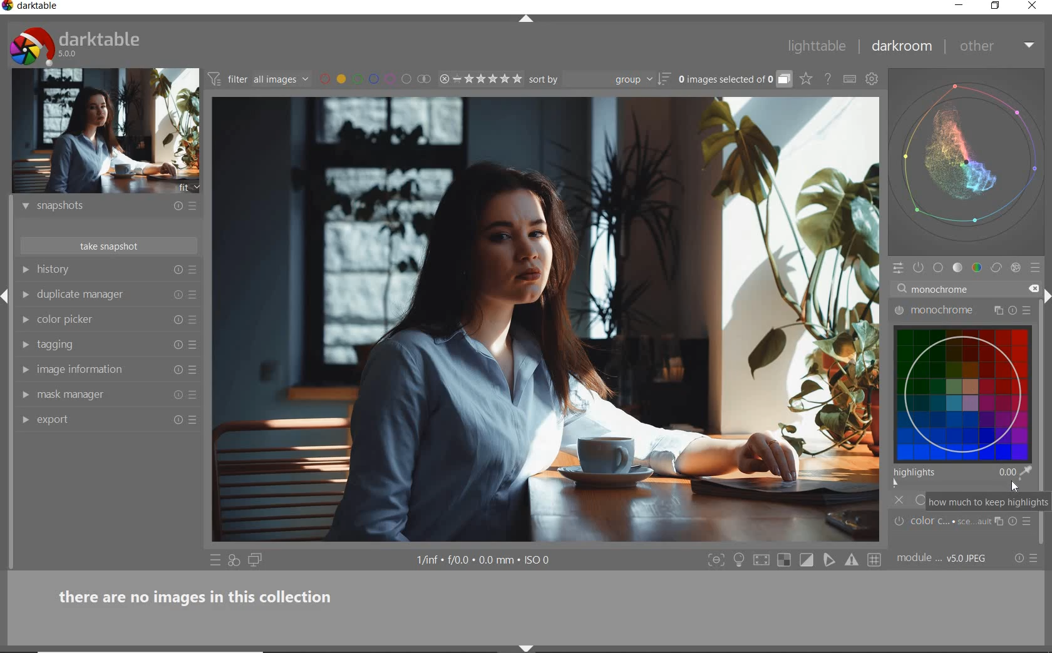 Image resolution: width=1052 pixels, height=653 pixels. What do you see at coordinates (23, 345) in the screenshot?
I see `show module` at bounding box center [23, 345].